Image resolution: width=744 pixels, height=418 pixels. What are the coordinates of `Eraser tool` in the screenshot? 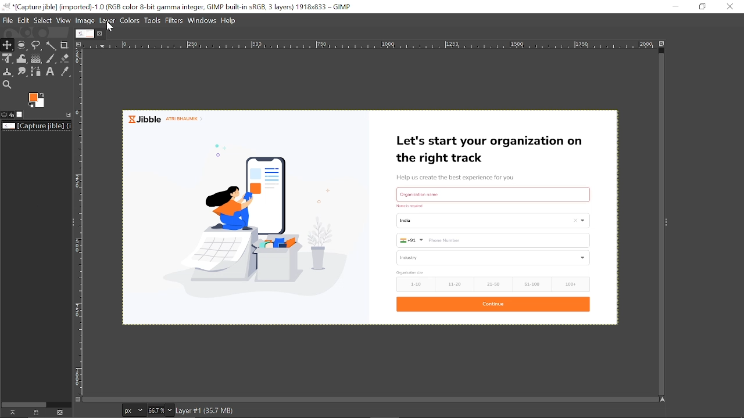 It's located at (65, 57).